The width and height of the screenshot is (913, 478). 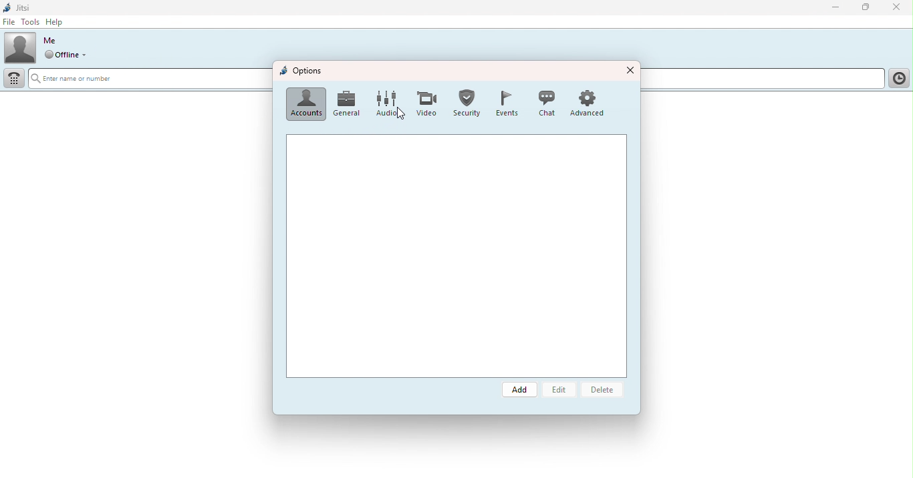 I want to click on Set global status, so click(x=68, y=55).